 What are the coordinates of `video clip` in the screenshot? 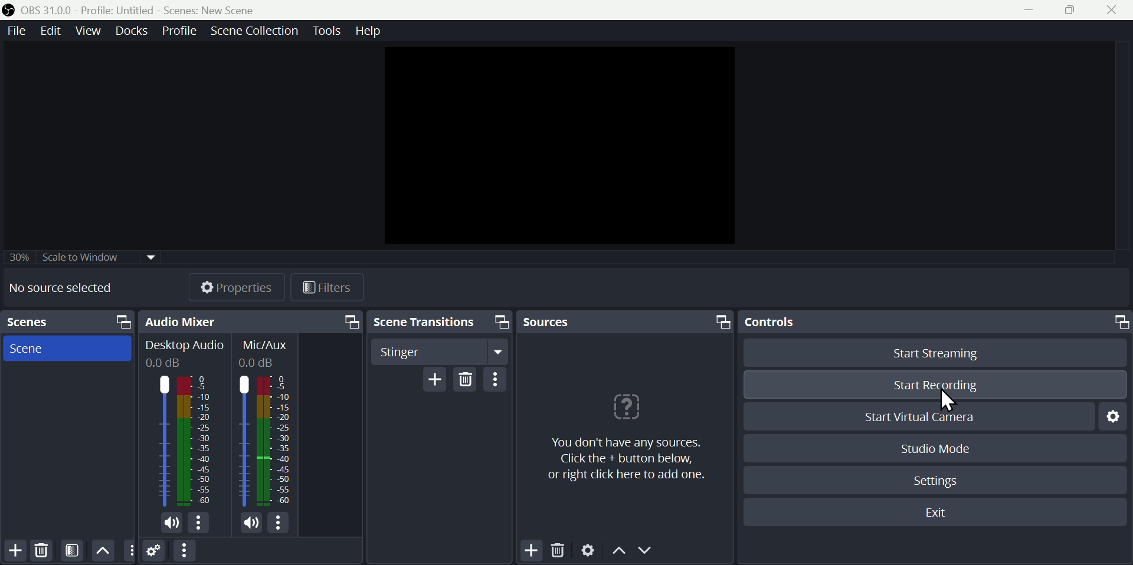 It's located at (560, 143).